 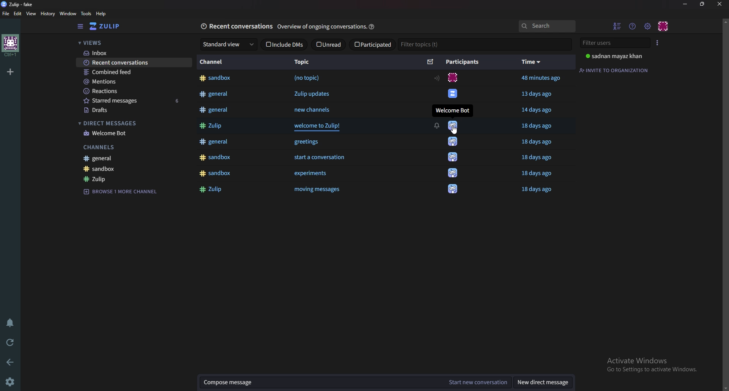 I want to click on unread, so click(x=329, y=44).